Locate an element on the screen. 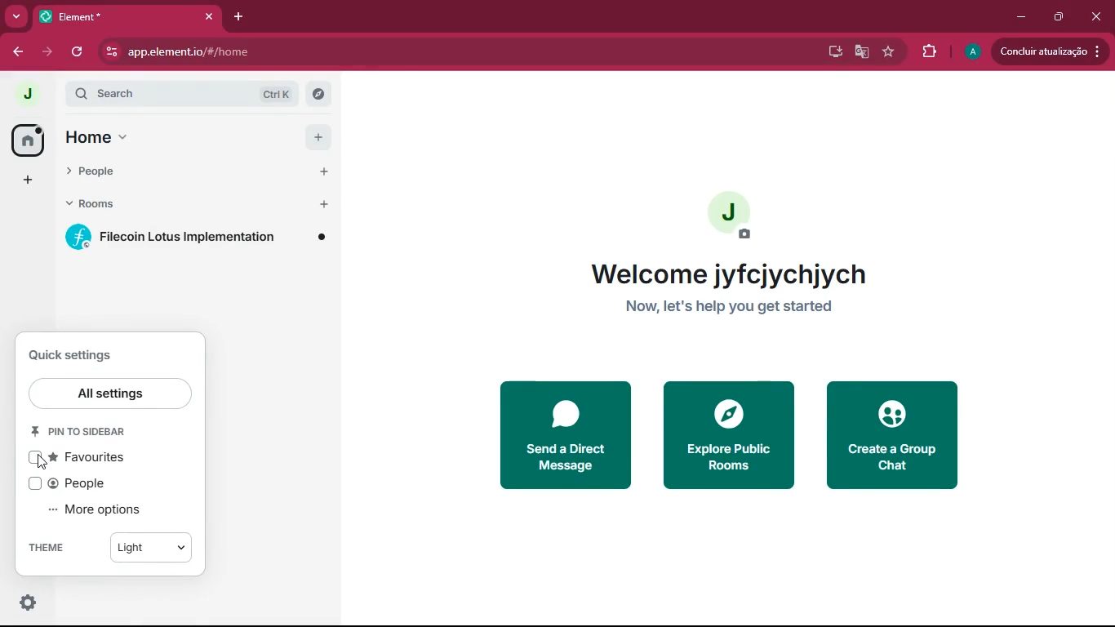 The width and height of the screenshot is (1115, 627). profile is located at coordinates (971, 52).